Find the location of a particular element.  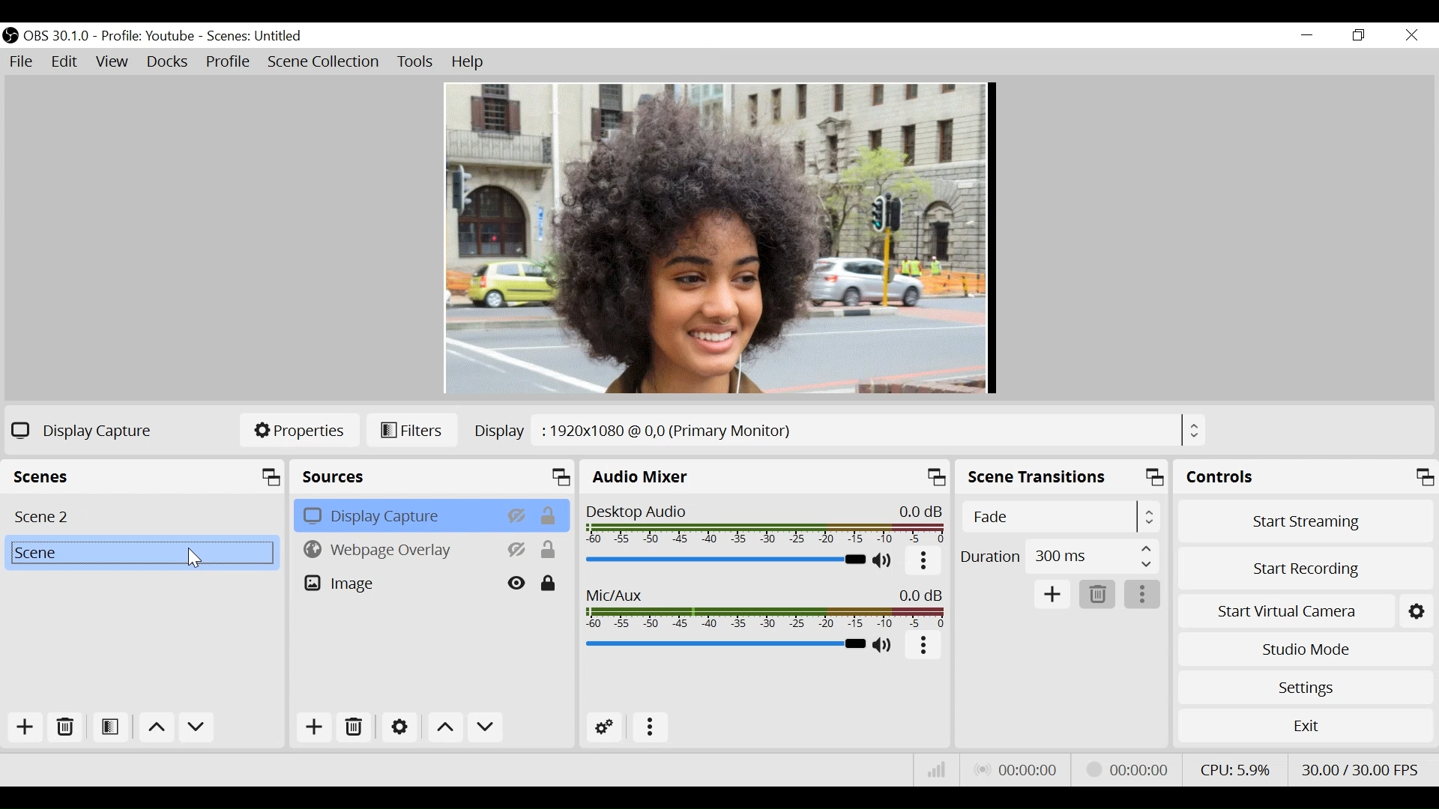

Studio Mode is located at coordinates (1303, 649).